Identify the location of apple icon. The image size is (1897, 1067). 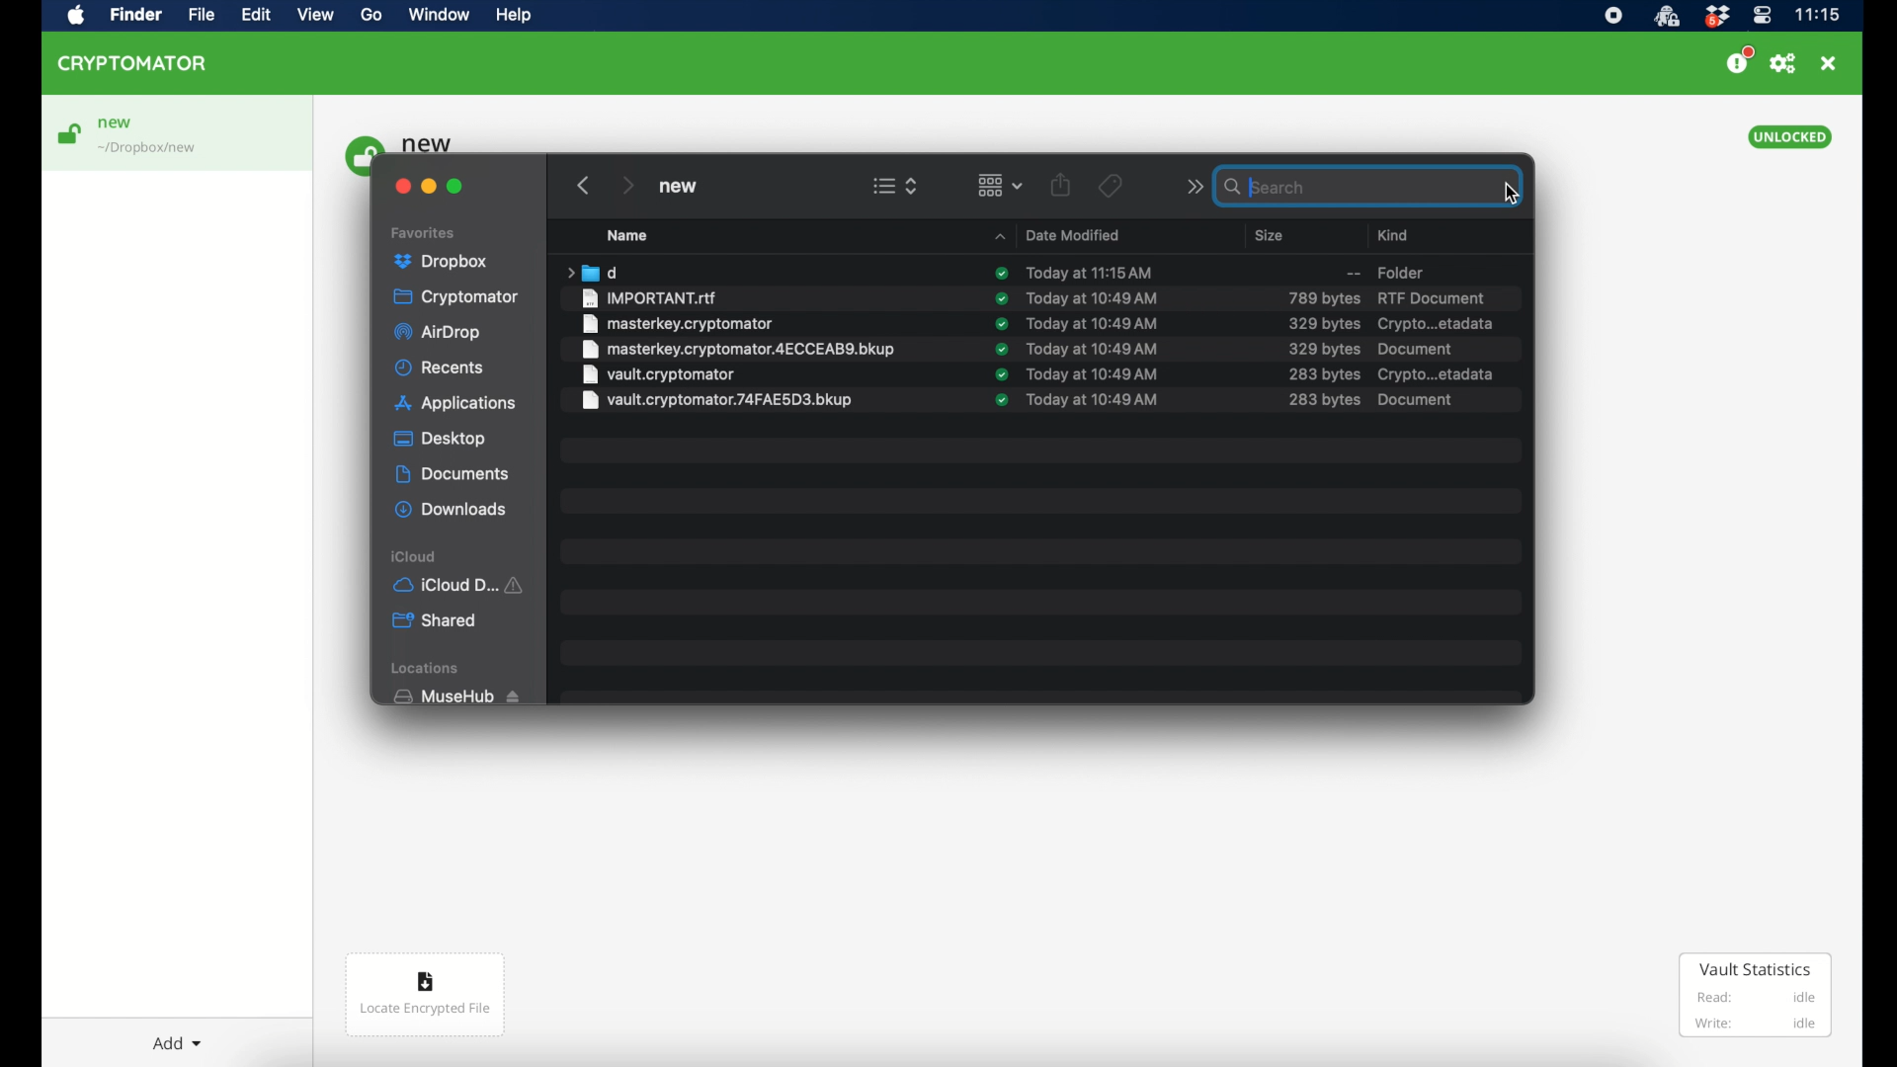
(77, 17).